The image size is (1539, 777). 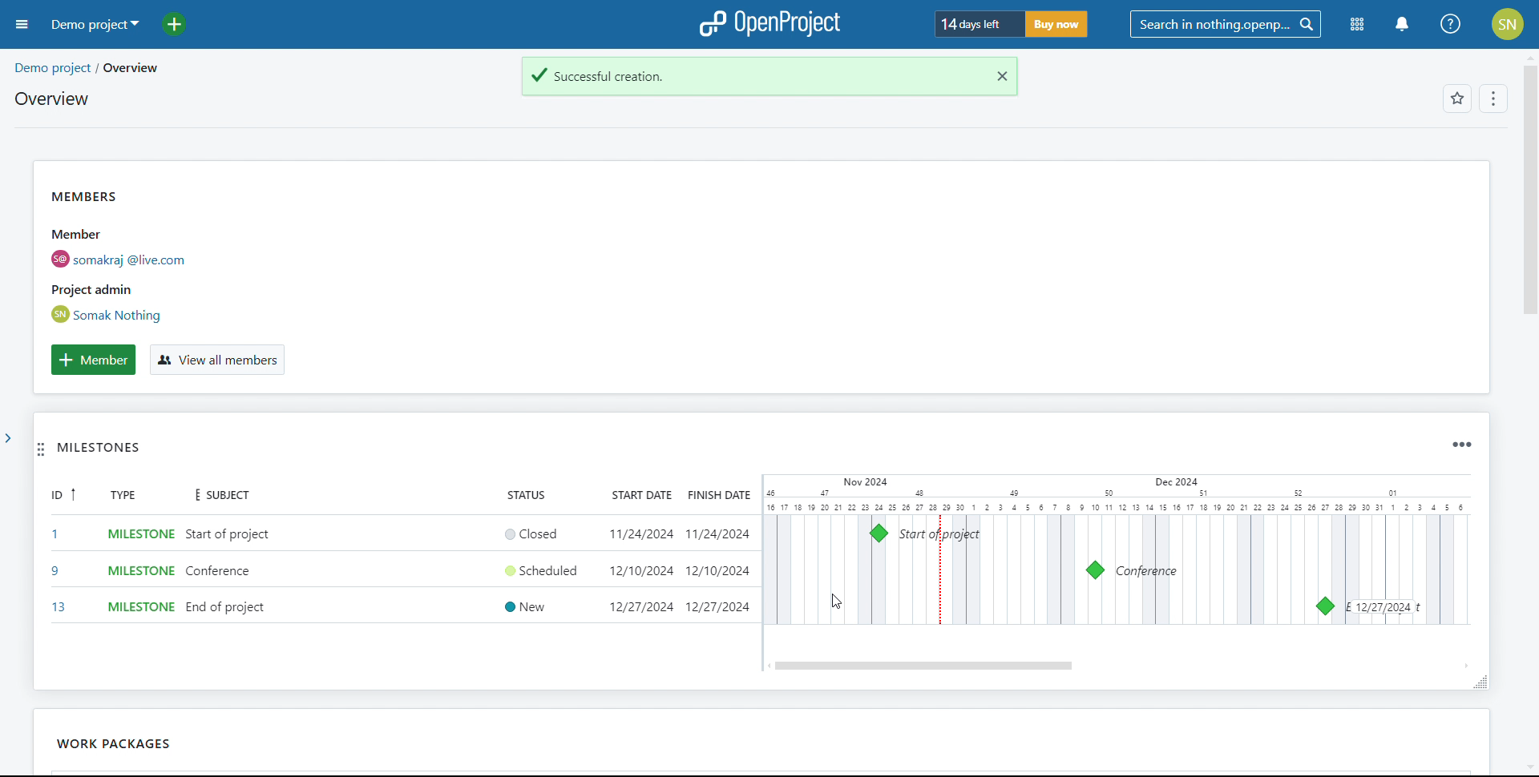 What do you see at coordinates (58, 554) in the screenshot?
I see `id` at bounding box center [58, 554].